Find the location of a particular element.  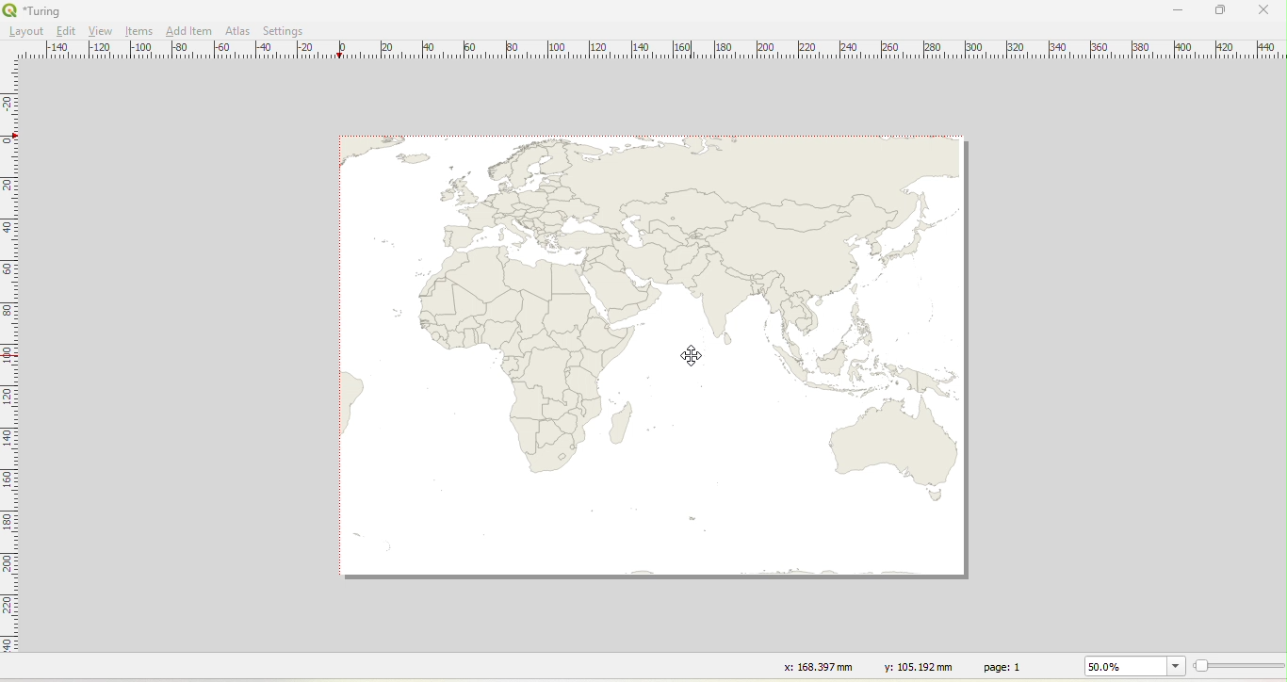

Minimize is located at coordinates (1178, 8).